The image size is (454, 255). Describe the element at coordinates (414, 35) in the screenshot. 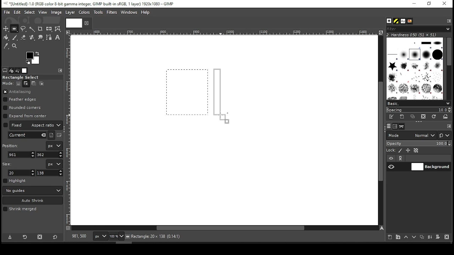

I see `2. hardness 050 (51x51)` at that location.